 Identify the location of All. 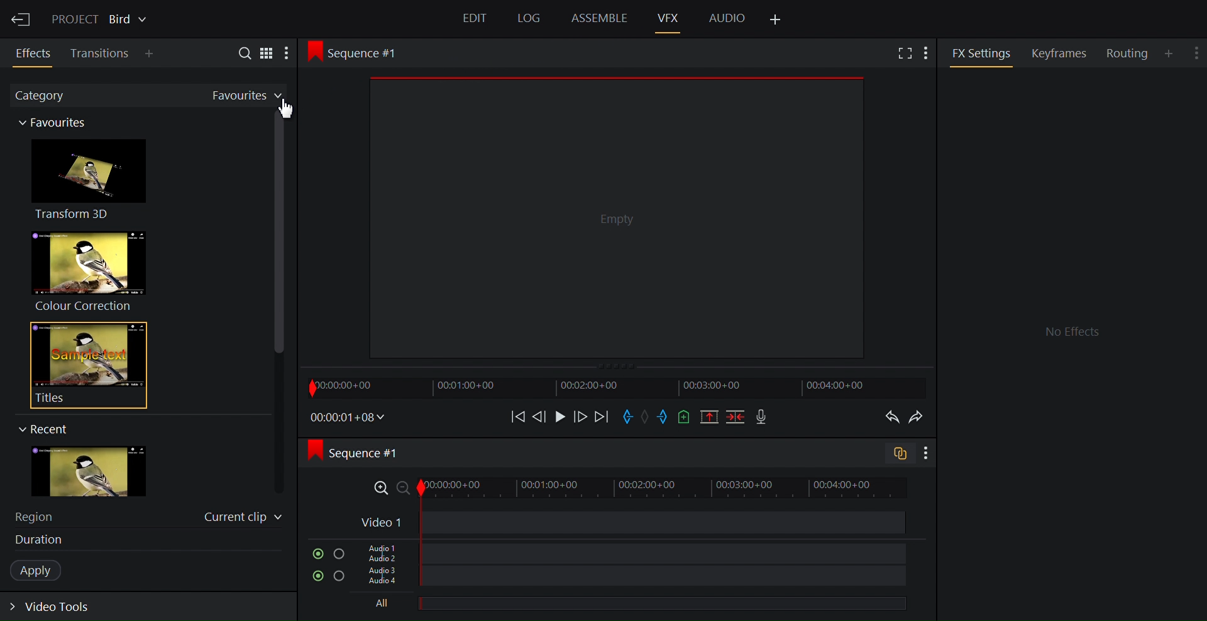
(626, 605).